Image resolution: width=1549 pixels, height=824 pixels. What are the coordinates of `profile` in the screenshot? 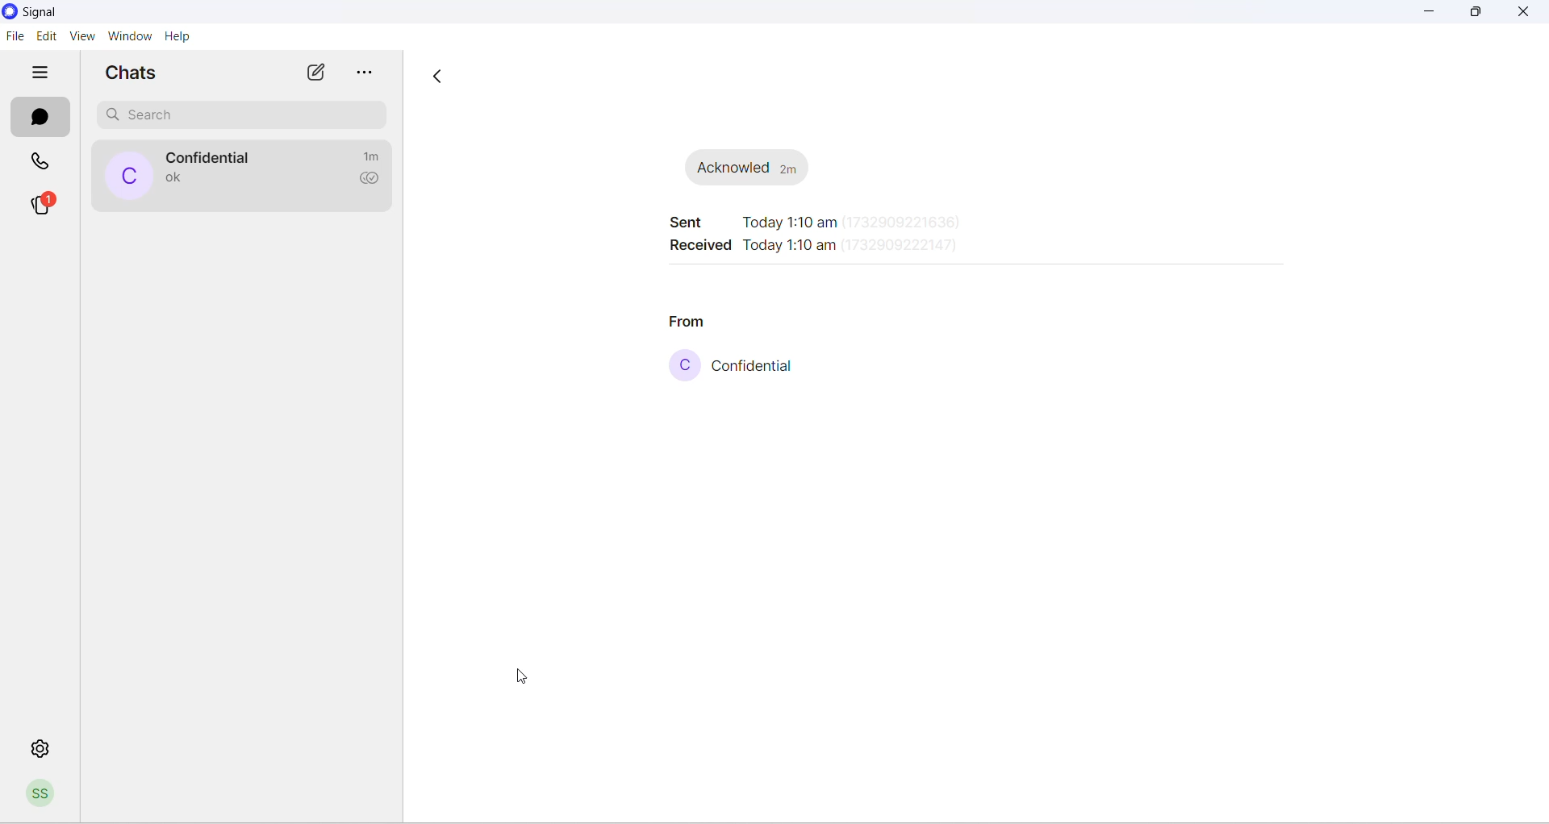 It's located at (41, 795).